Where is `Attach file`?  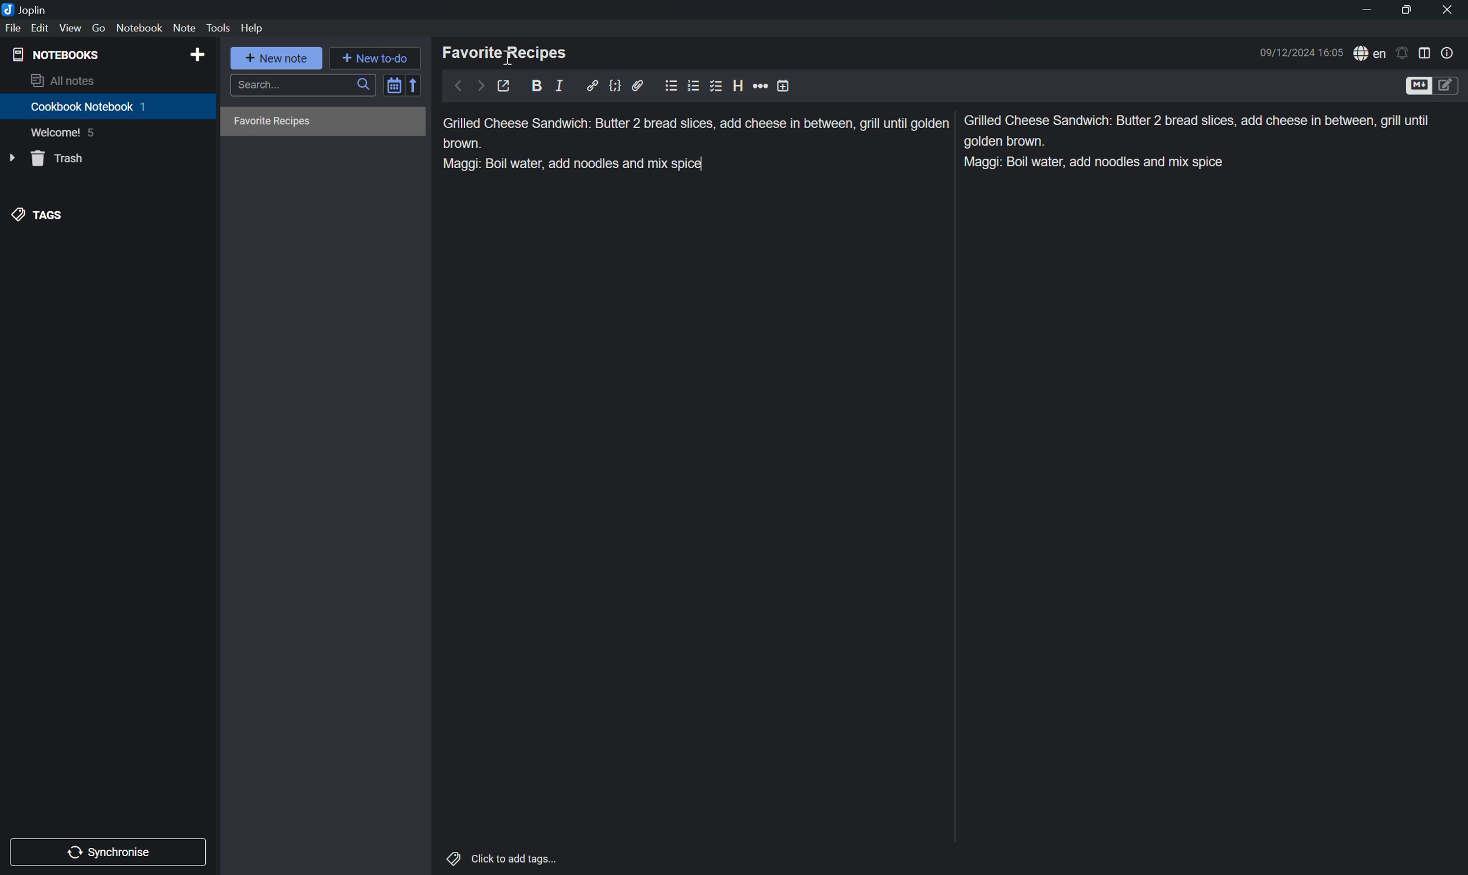 Attach file is located at coordinates (640, 87).